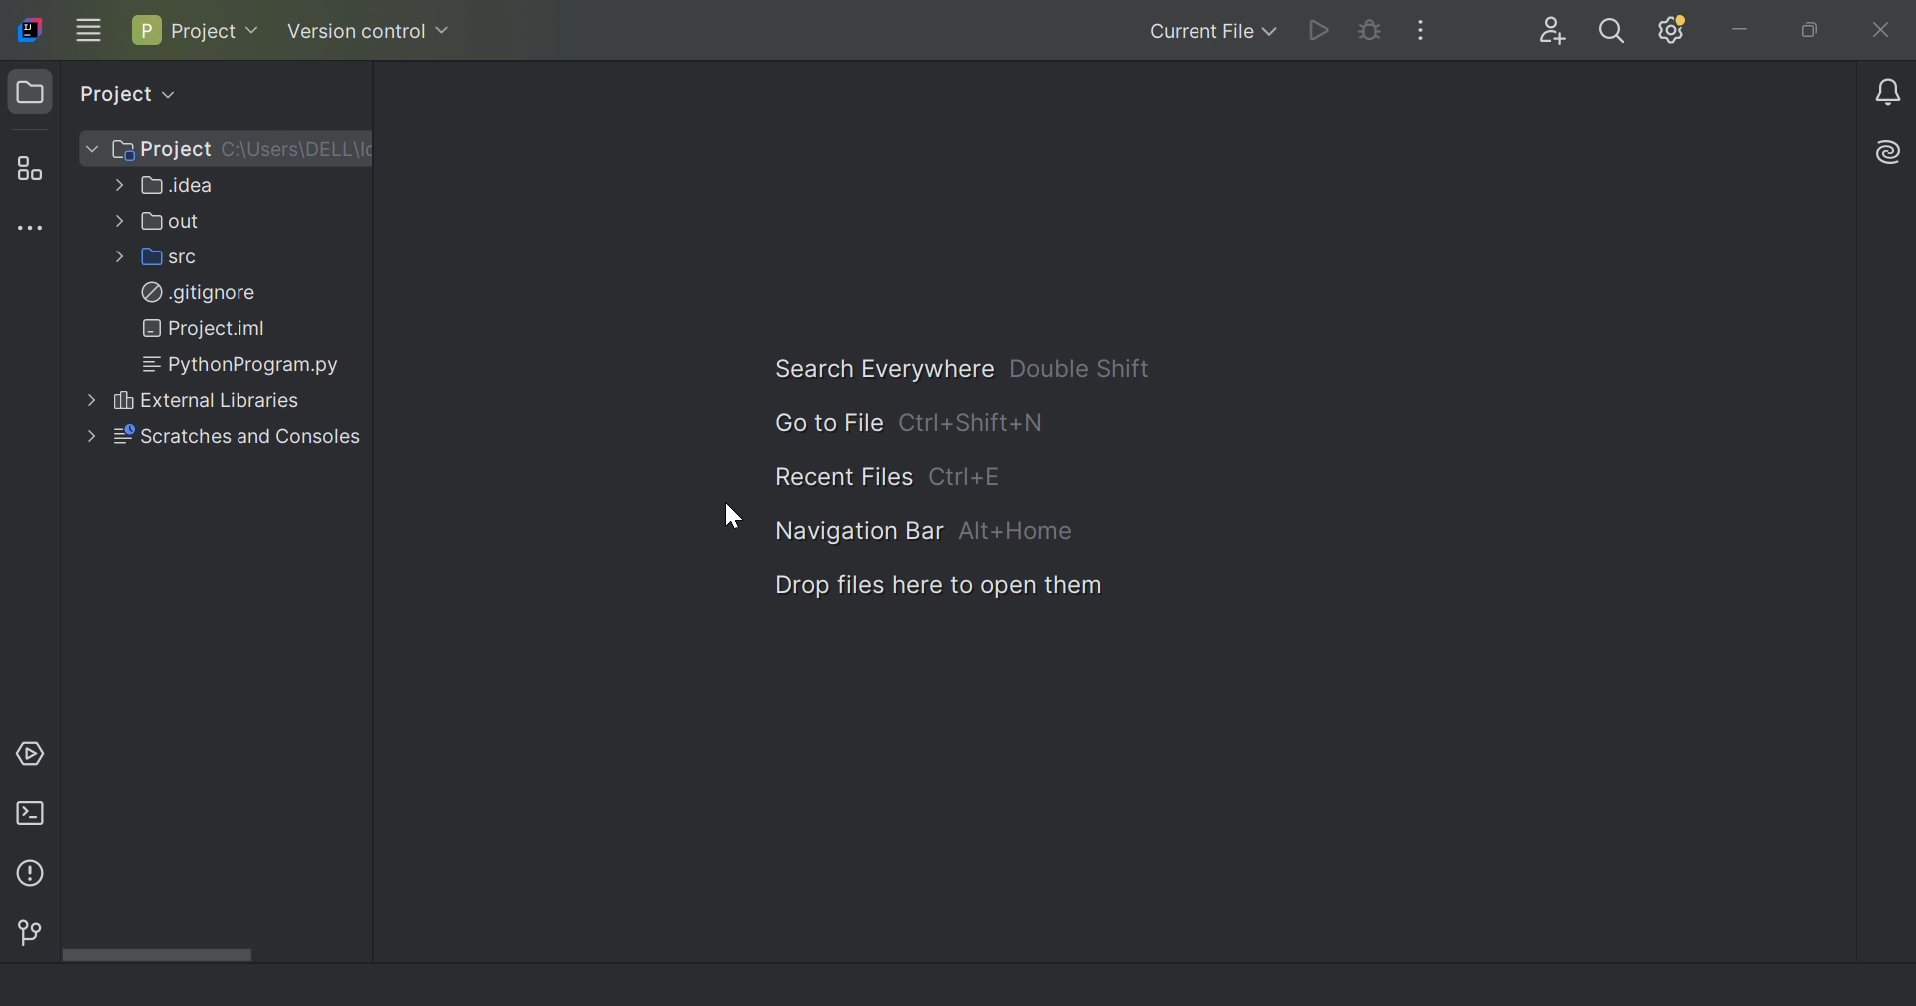 The image size is (1916, 1006). I want to click on Notifications, so click(1891, 91).